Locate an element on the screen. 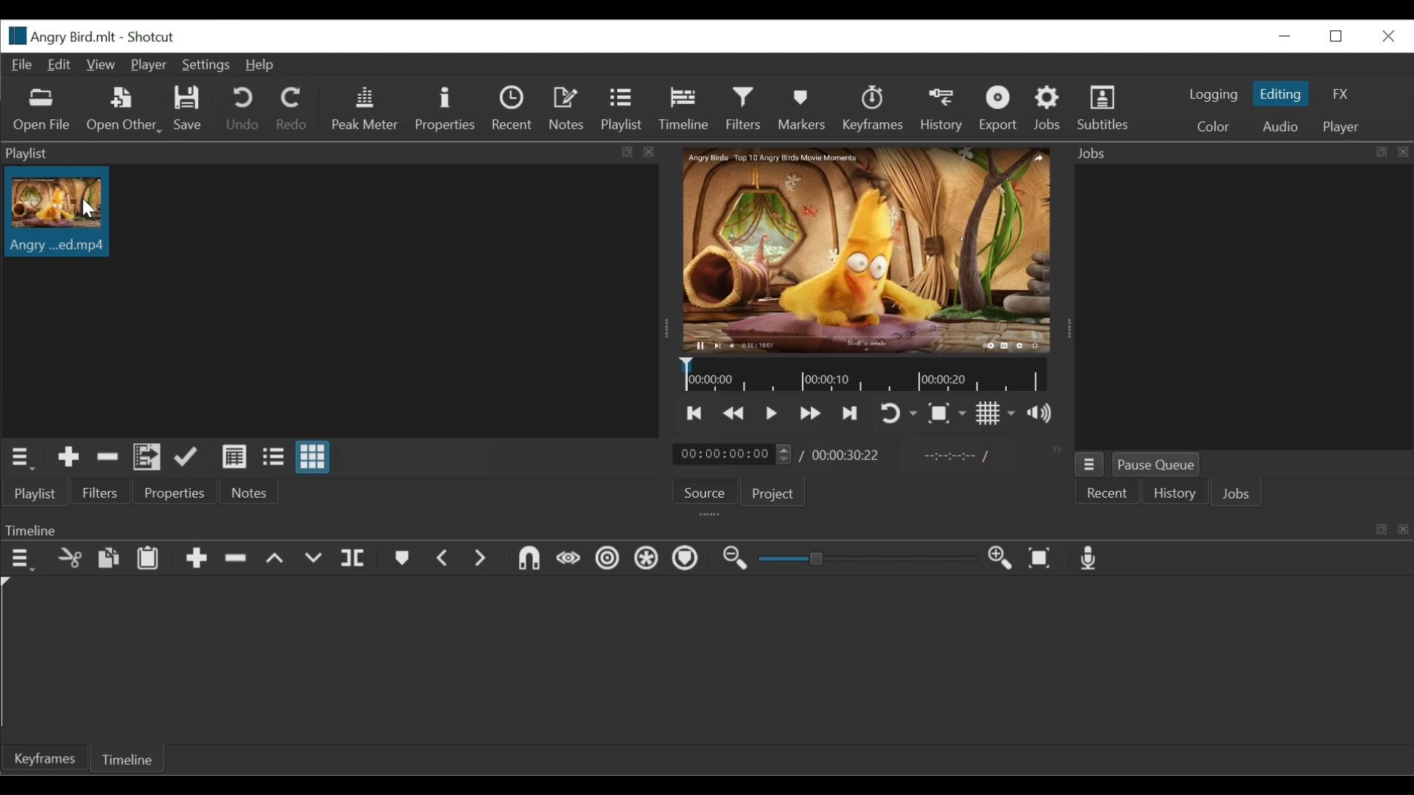 The image size is (1414, 795). current duration is located at coordinates (731, 454).